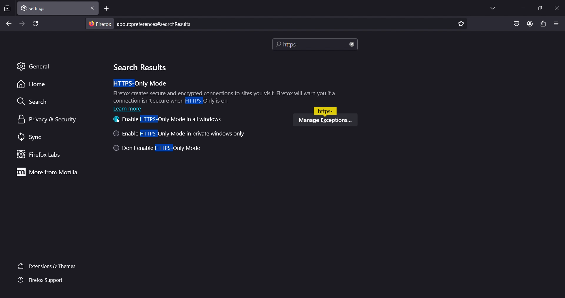 The width and height of the screenshot is (565, 298). What do you see at coordinates (129, 109) in the screenshot?
I see `learn more` at bounding box center [129, 109].